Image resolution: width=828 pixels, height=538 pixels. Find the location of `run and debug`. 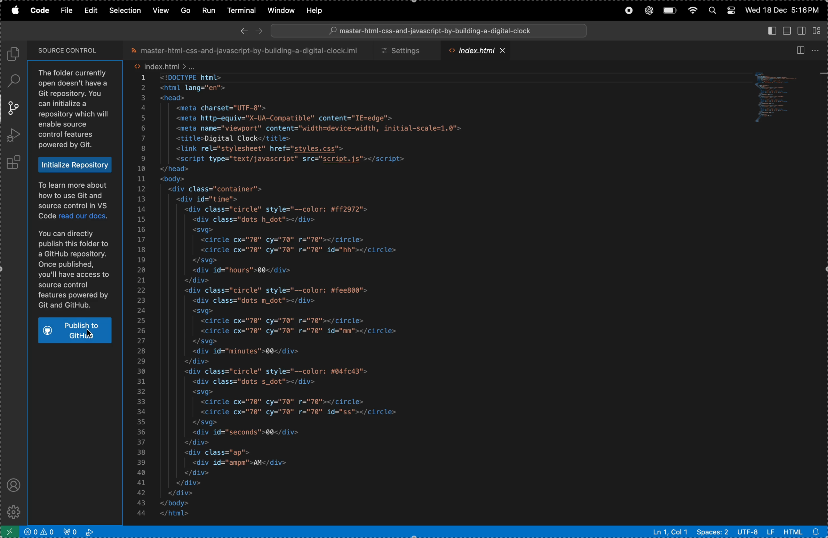

run and debug is located at coordinates (14, 135).